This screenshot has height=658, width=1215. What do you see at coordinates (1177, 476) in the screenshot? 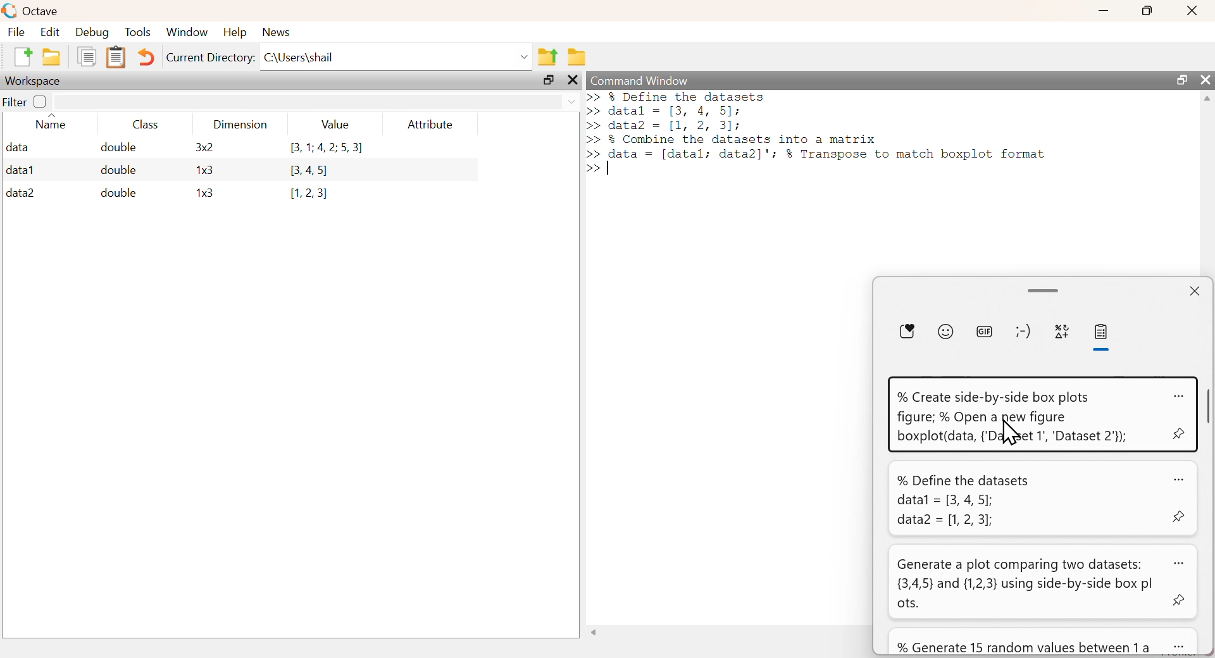
I see `more options` at bounding box center [1177, 476].